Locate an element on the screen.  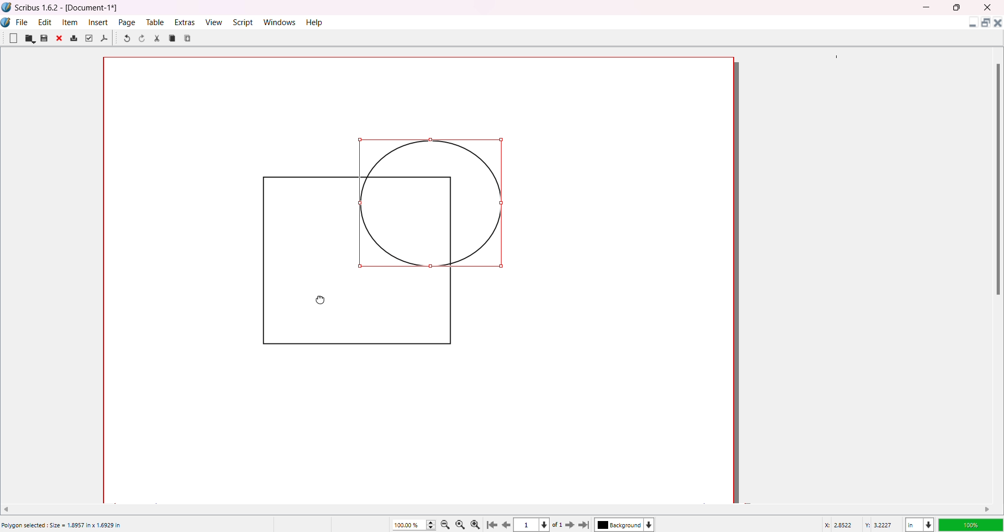
Cut is located at coordinates (157, 38).